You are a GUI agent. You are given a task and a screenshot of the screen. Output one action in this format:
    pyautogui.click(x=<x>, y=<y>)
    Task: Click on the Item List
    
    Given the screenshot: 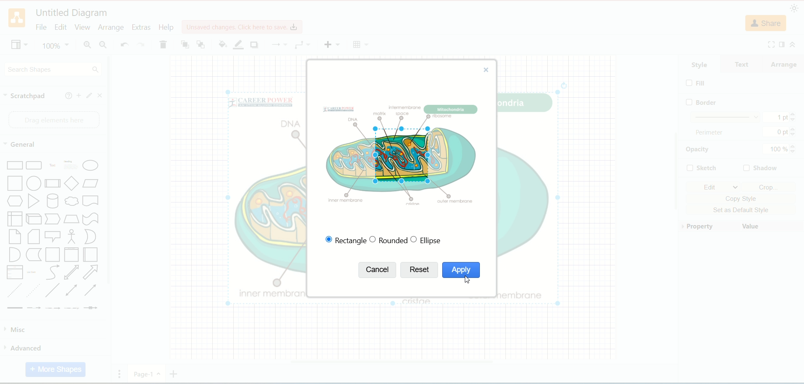 What is the action you would take?
    pyautogui.click(x=15, y=272)
    